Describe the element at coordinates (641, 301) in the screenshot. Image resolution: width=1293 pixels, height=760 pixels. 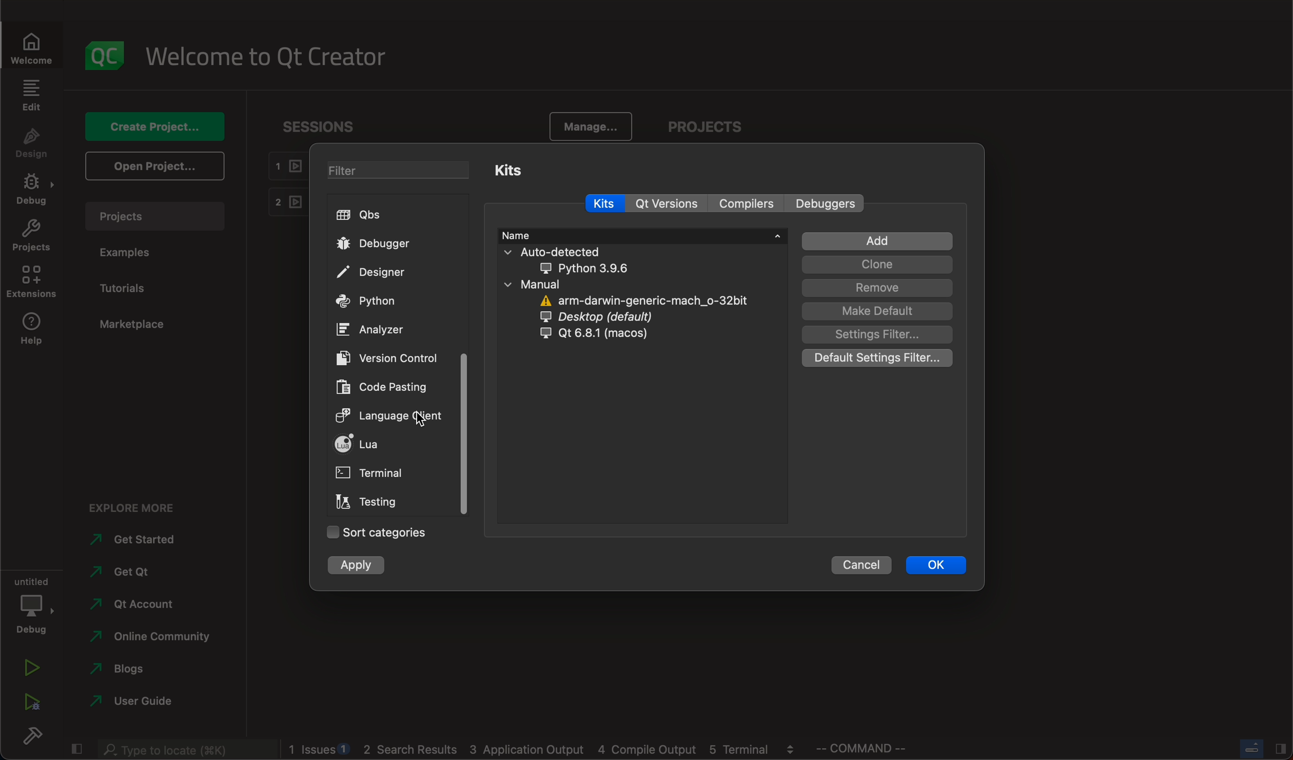
I see `arm darmin` at that location.